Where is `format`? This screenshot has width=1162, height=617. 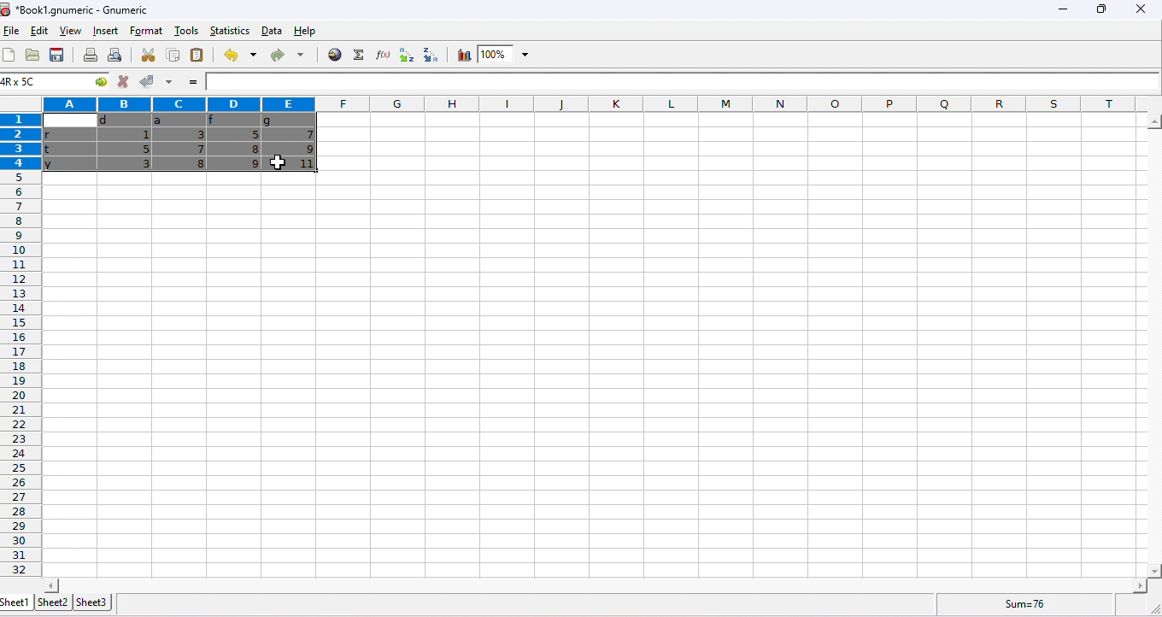 format is located at coordinates (148, 30).